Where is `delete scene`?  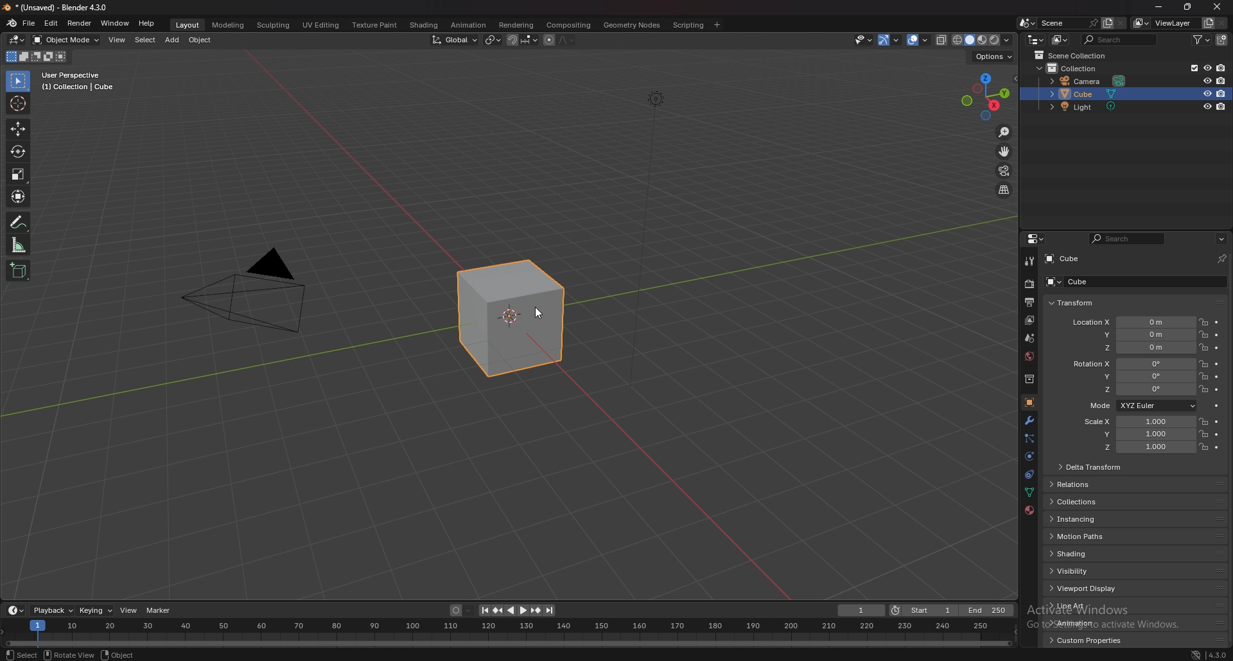 delete scene is located at coordinates (1121, 24).